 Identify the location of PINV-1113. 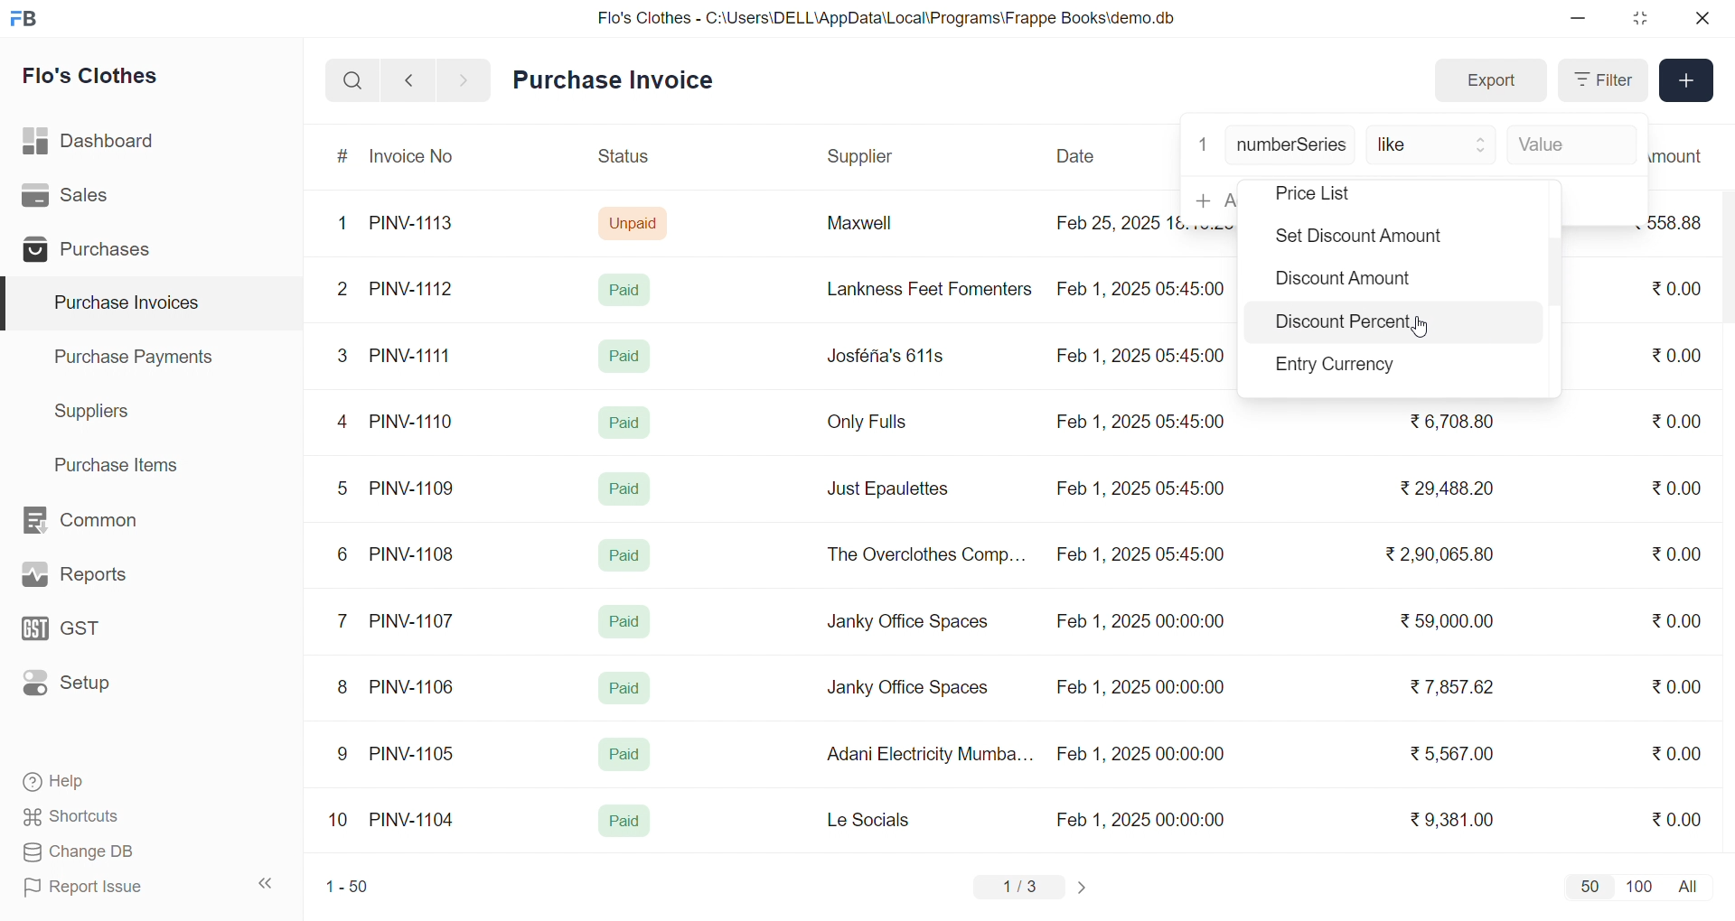
(419, 225).